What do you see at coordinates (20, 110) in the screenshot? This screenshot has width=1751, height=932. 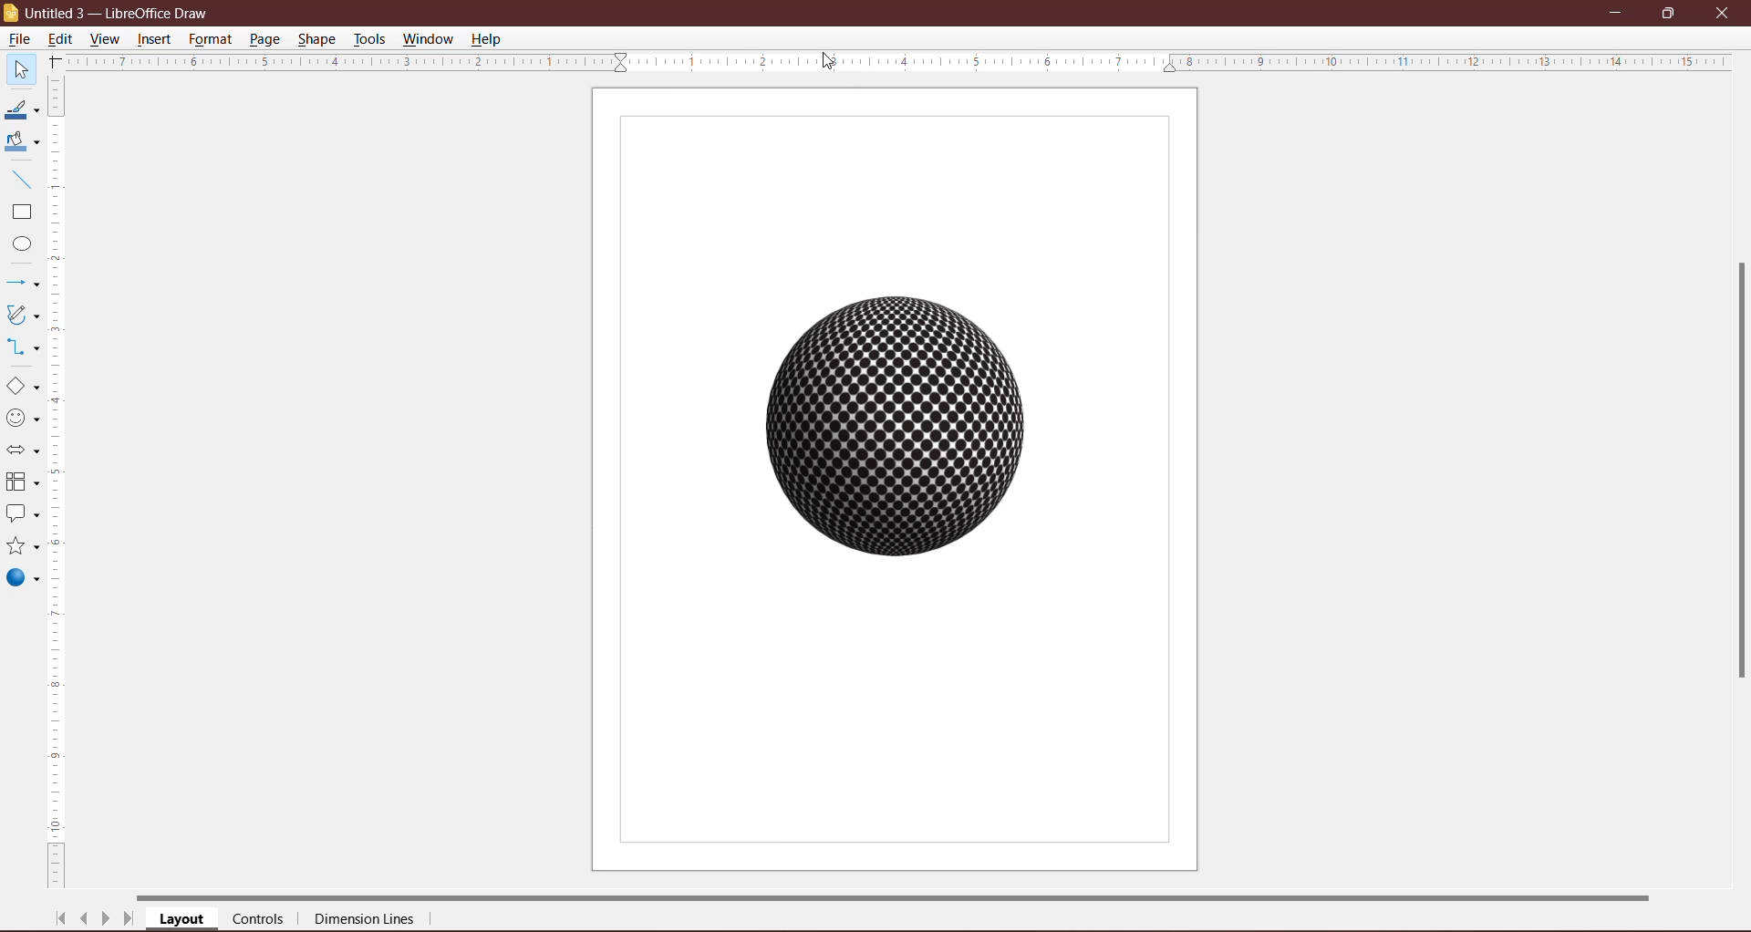 I see `Line Color` at bounding box center [20, 110].